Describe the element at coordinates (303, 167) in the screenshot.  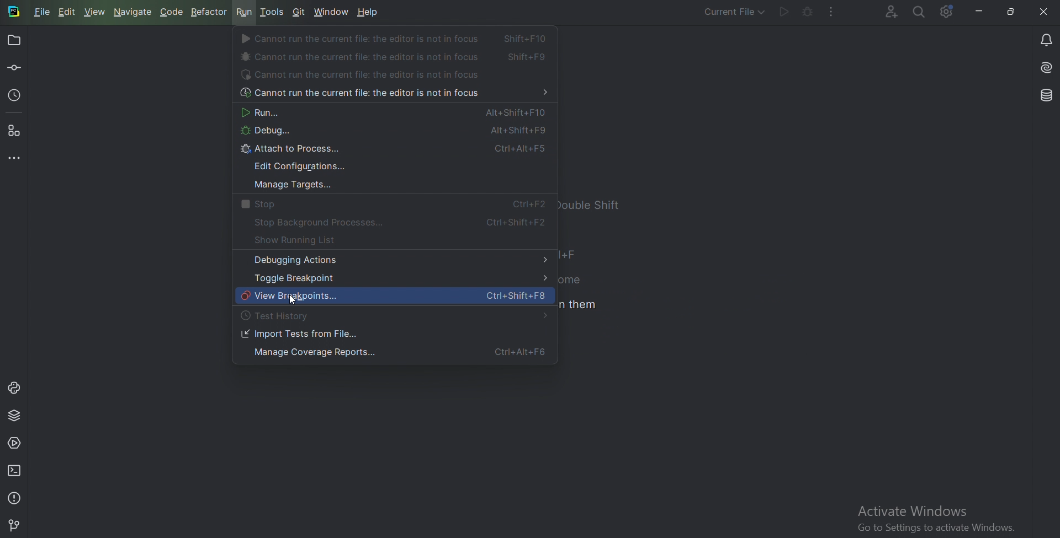
I see `Edit configurations` at that location.